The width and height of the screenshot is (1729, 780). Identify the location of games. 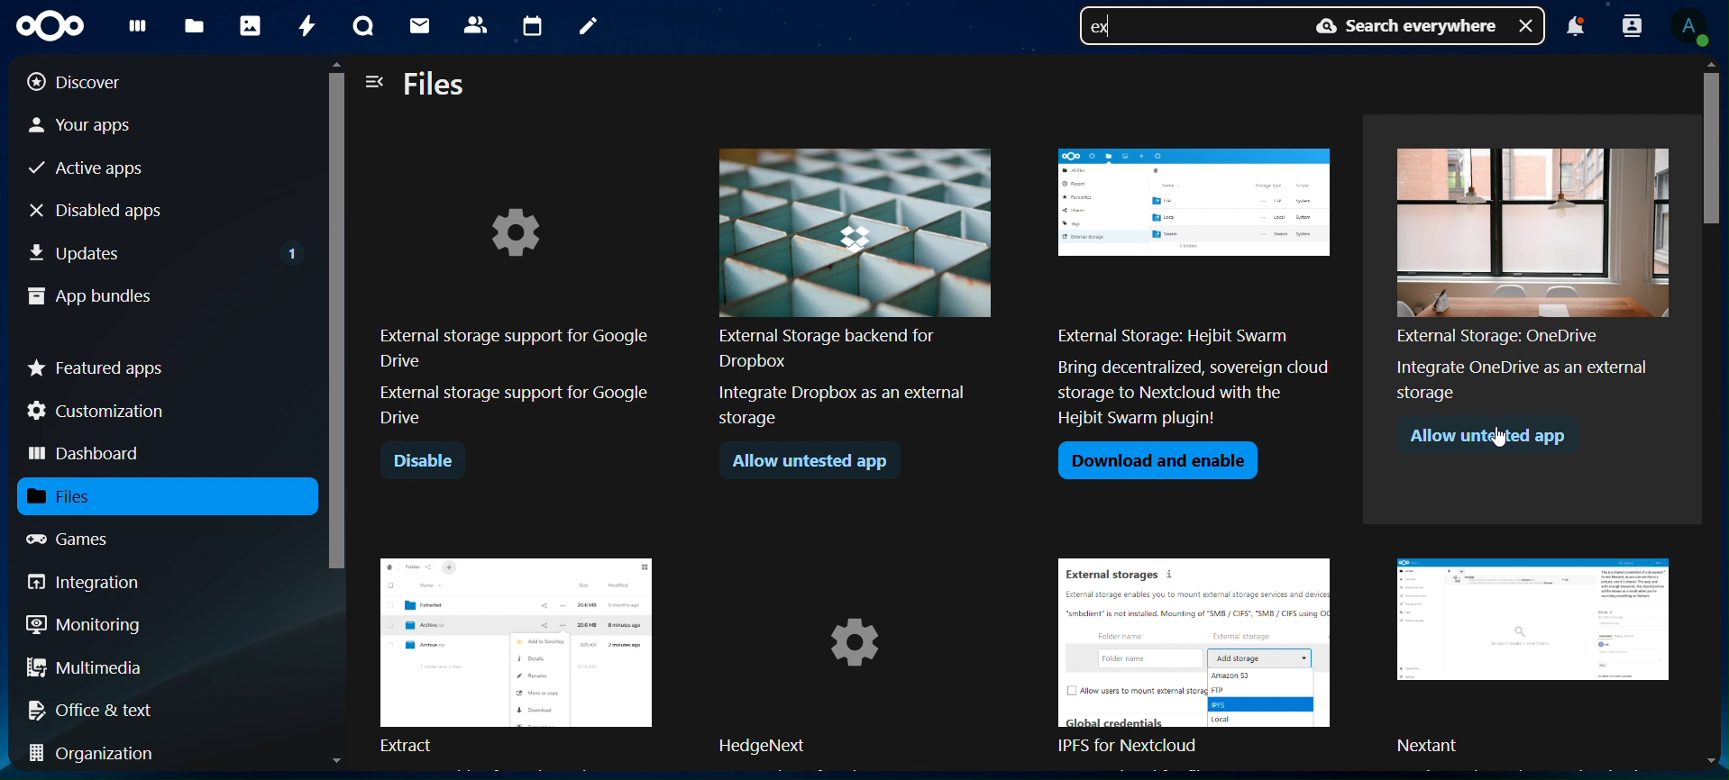
(85, 539).